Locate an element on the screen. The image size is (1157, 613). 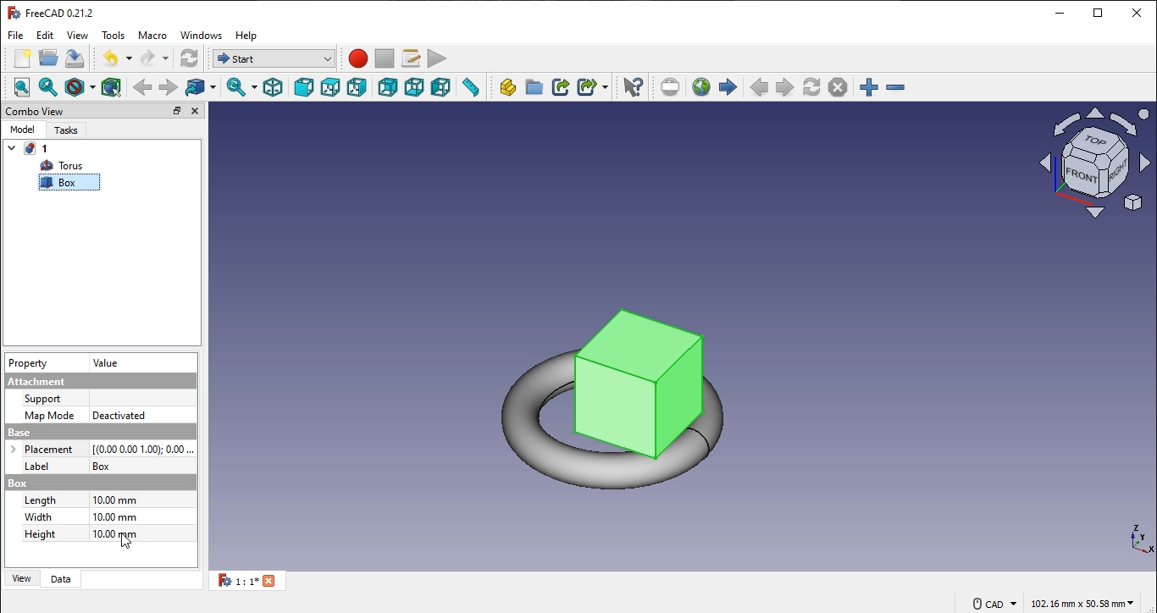
1 is located at coordinates (29, 149).